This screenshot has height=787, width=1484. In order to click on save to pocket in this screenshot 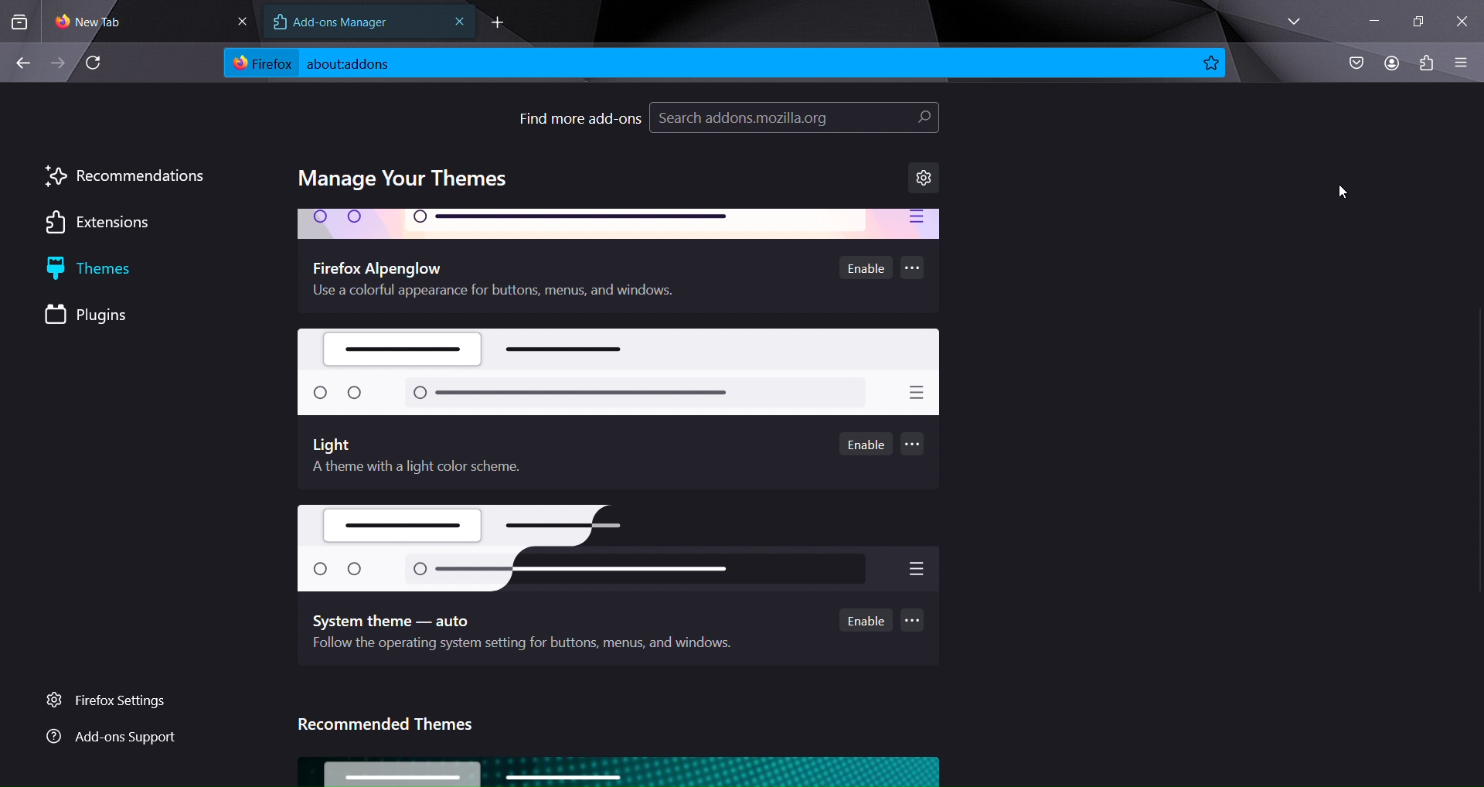, I will do `click(1355, 63)`.